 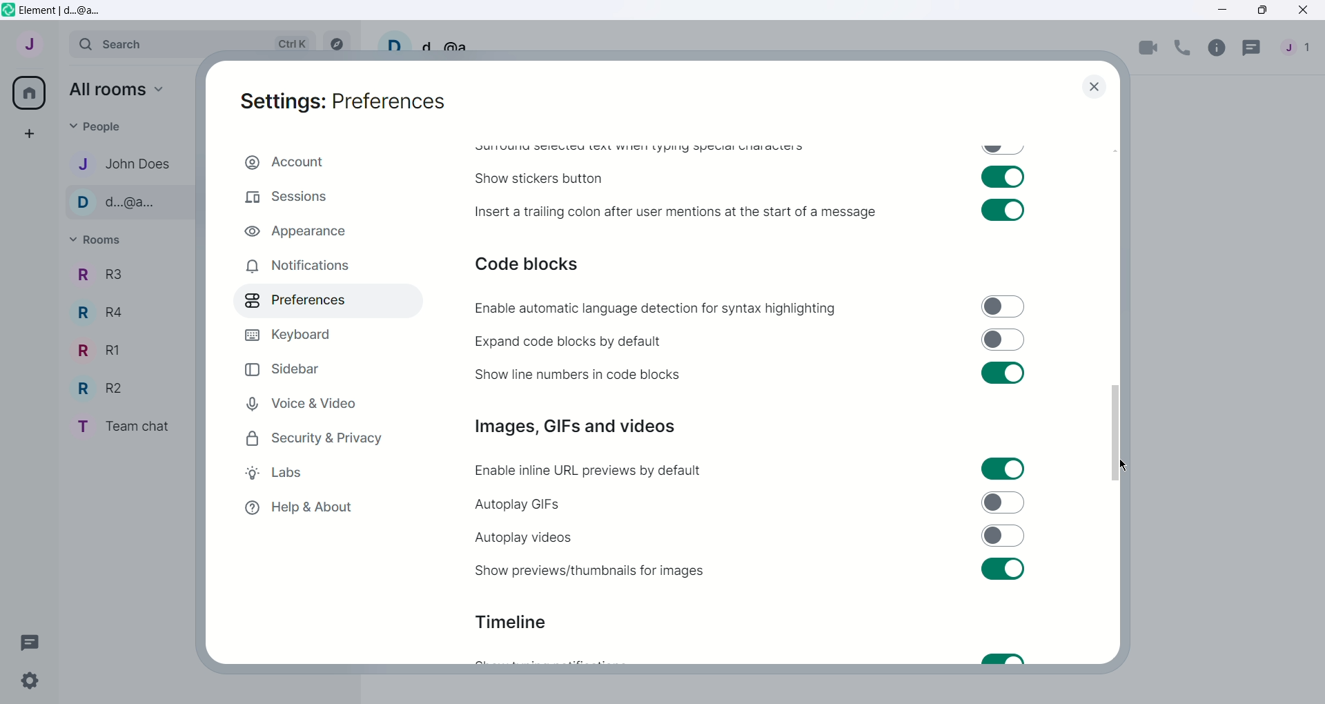 What do you see at coordinates (1003, 210) in the screenshot?
I see `Toggle switch on for insert a trailing colon after user mentions at the start of a message` at bounding box center [1003, 210].